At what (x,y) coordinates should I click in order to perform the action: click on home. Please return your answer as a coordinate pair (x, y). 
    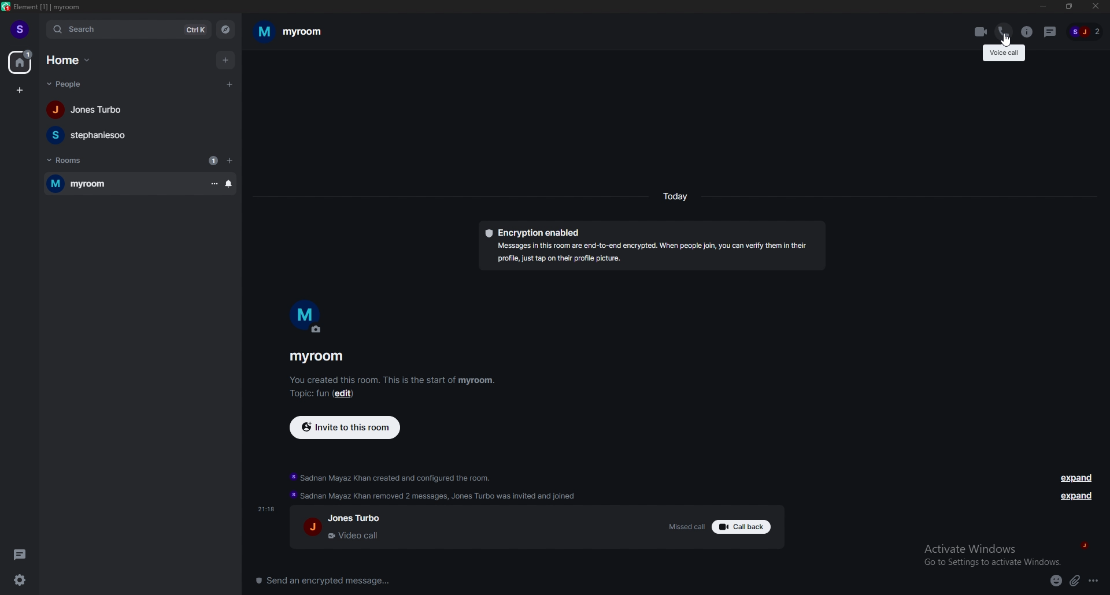
    Looking at the image, I should click on (21, 61).